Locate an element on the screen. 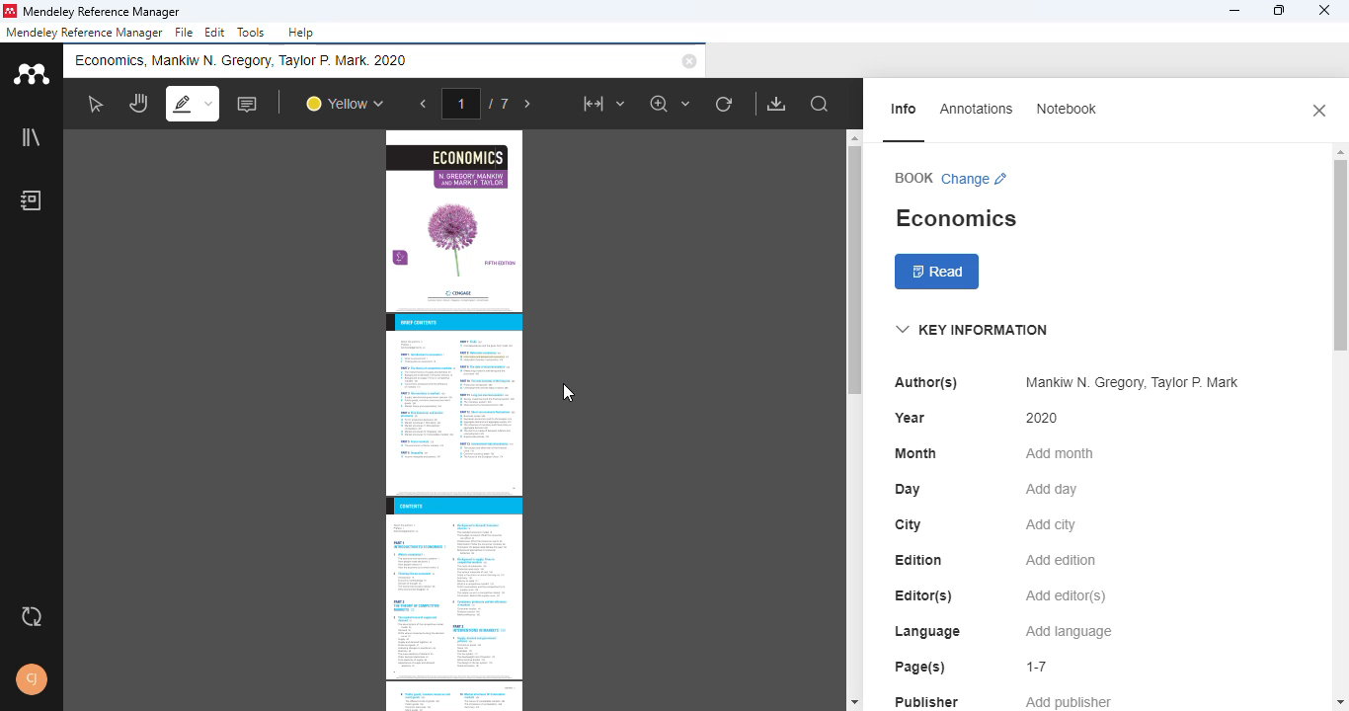 The height and width of the screenshot is (711, 1349). add language is located at coordinates (1070, 632).